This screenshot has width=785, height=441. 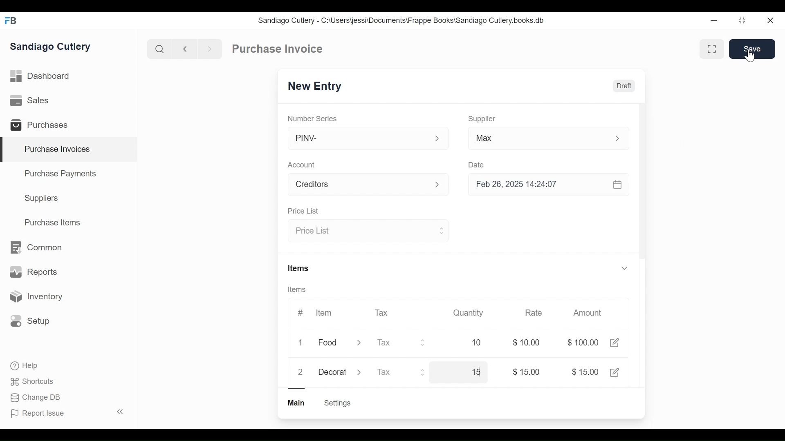 What do you see at coordinates (583, 343) in the screenshot?
I see `$100.00` at bounding box center [583, 343].